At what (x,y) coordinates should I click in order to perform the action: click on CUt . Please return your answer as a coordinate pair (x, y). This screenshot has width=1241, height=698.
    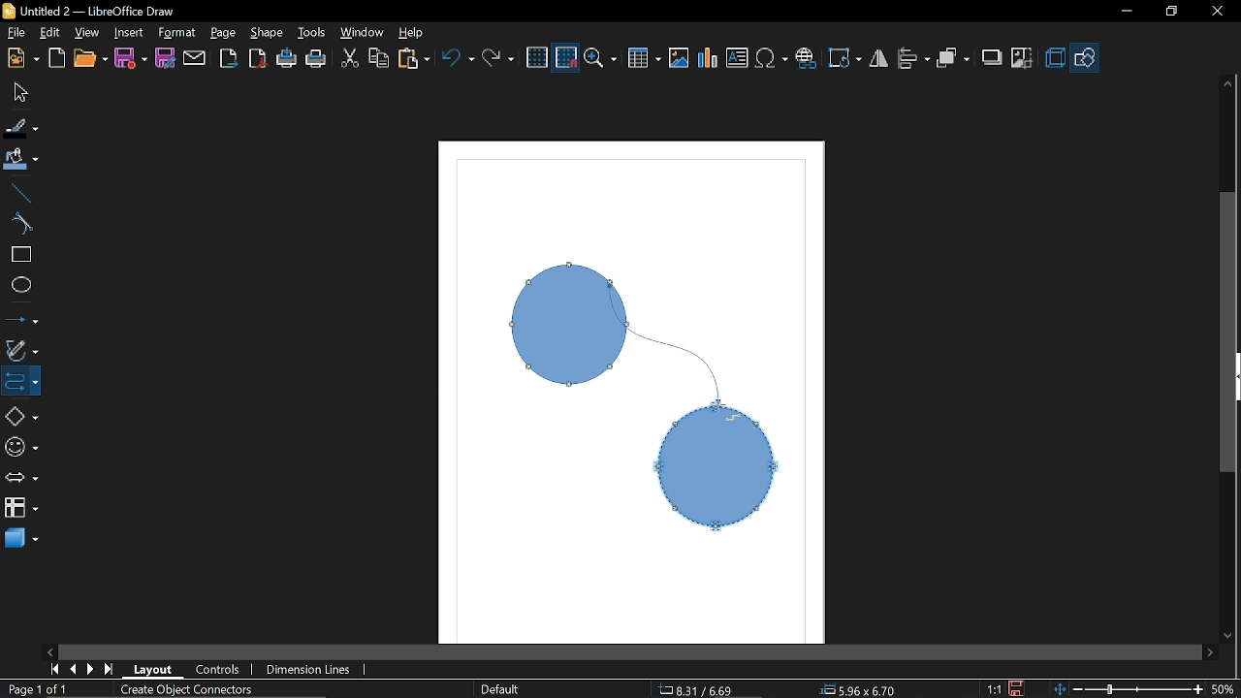
    Looking at the image, I should click on (350, 58).